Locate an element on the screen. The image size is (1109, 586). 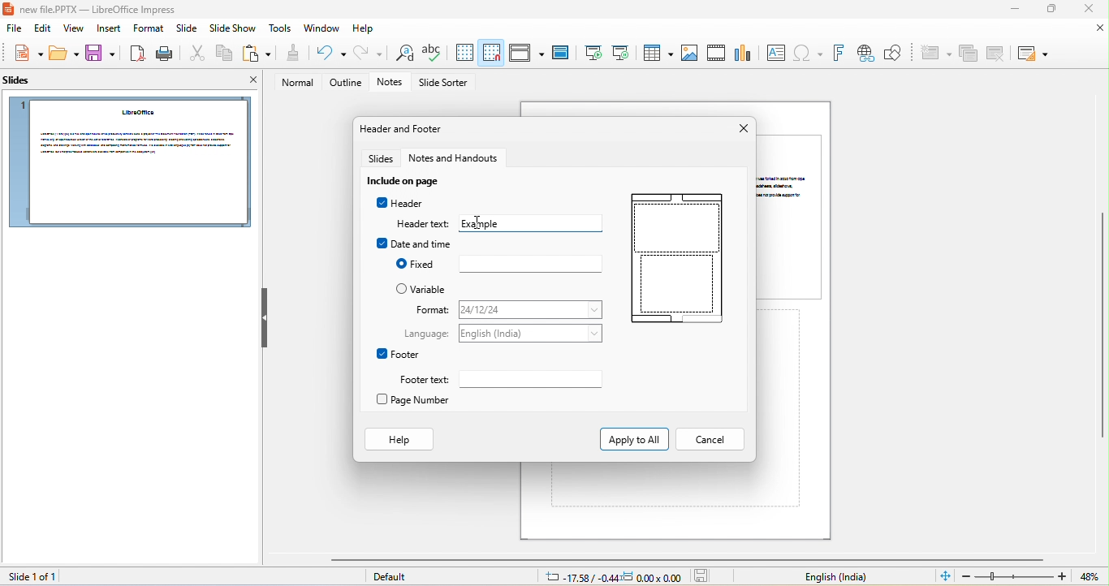
slide show is located at coordinates (233, 30).